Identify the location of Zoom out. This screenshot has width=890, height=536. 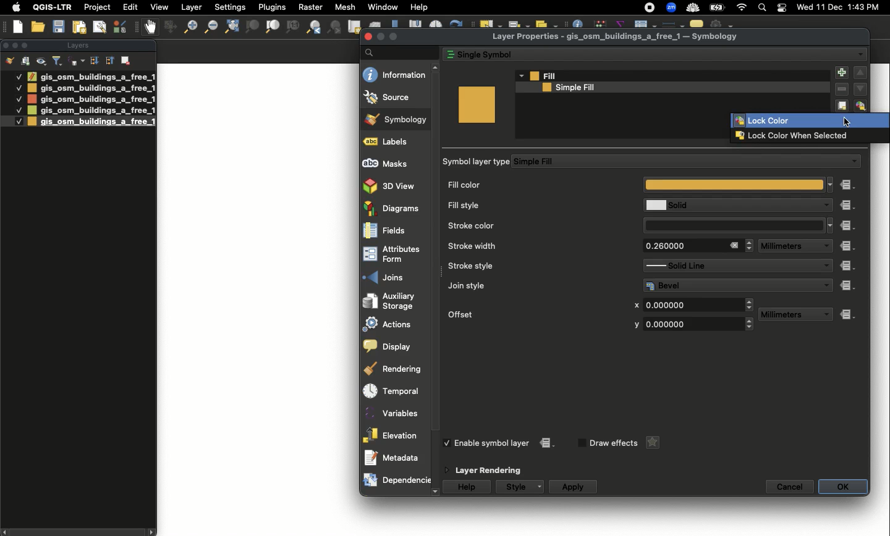
(187, 28).